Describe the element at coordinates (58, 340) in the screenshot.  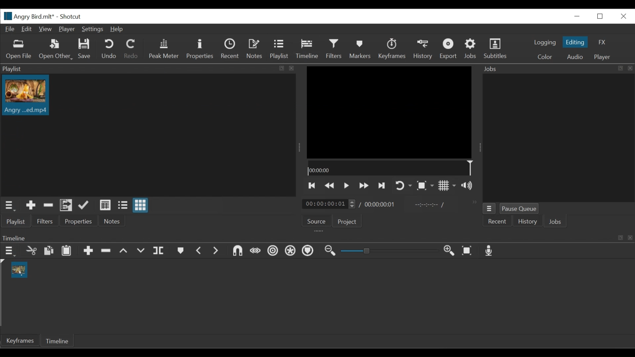
I see `Timeline` at that location.